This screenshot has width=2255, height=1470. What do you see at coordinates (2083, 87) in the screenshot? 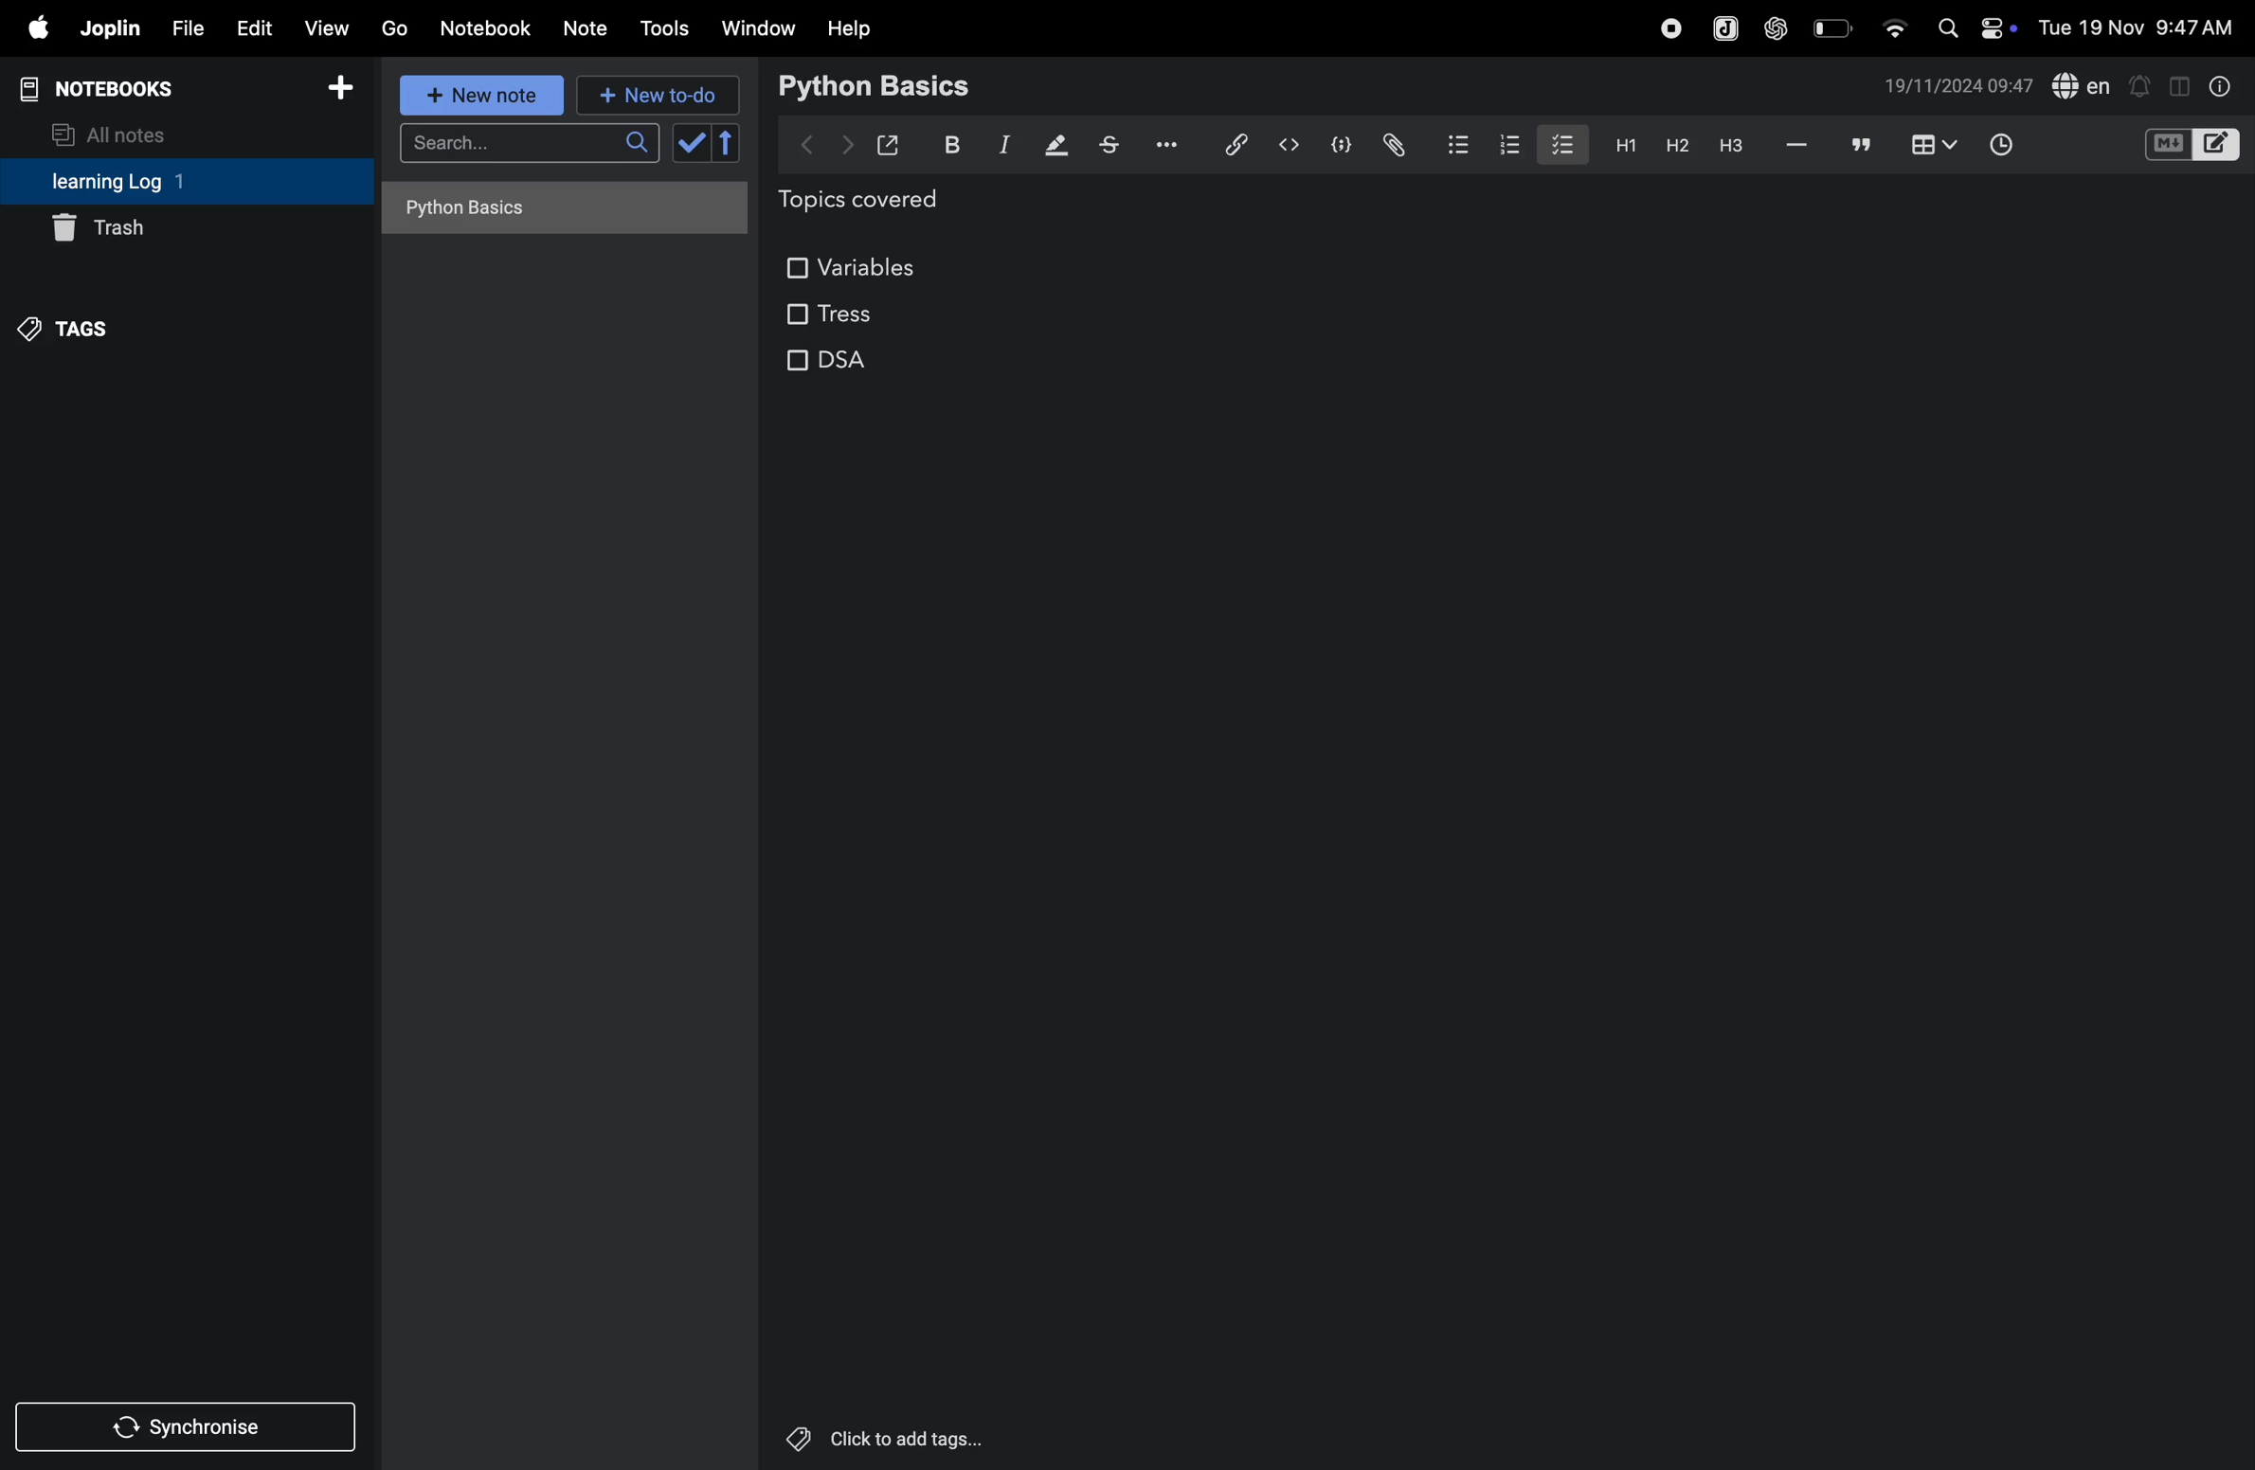
I see `spell check` at bounding box center [2083, 87].